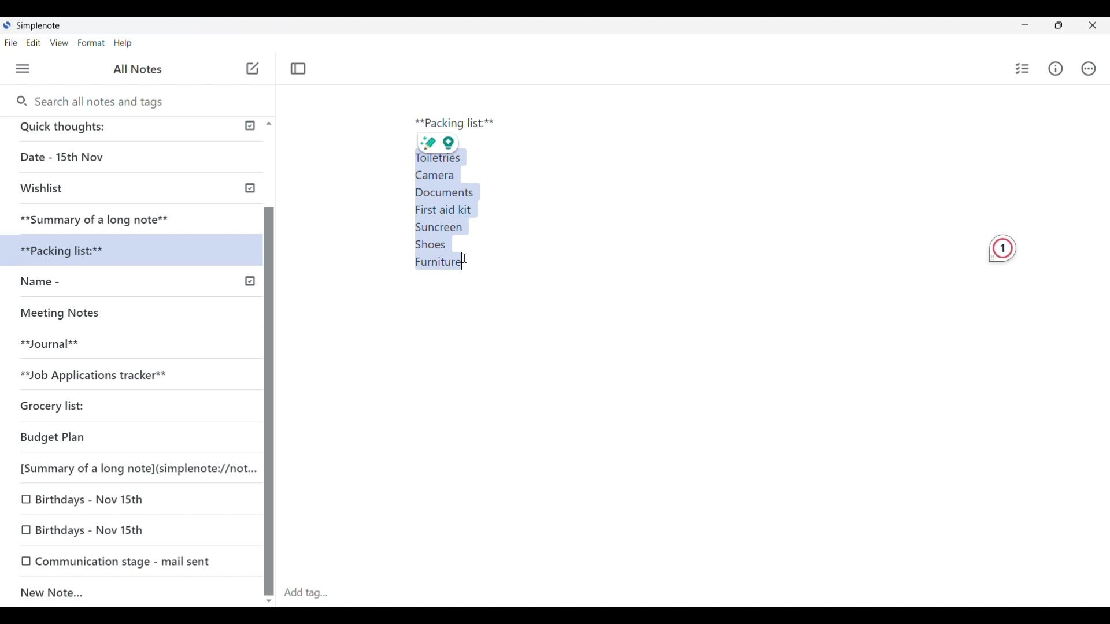 The height and width of the screenshot is (624, 1110). Describe the element at coordinates (101, 403) in the screenshot. I see `Grocery list` at that location.